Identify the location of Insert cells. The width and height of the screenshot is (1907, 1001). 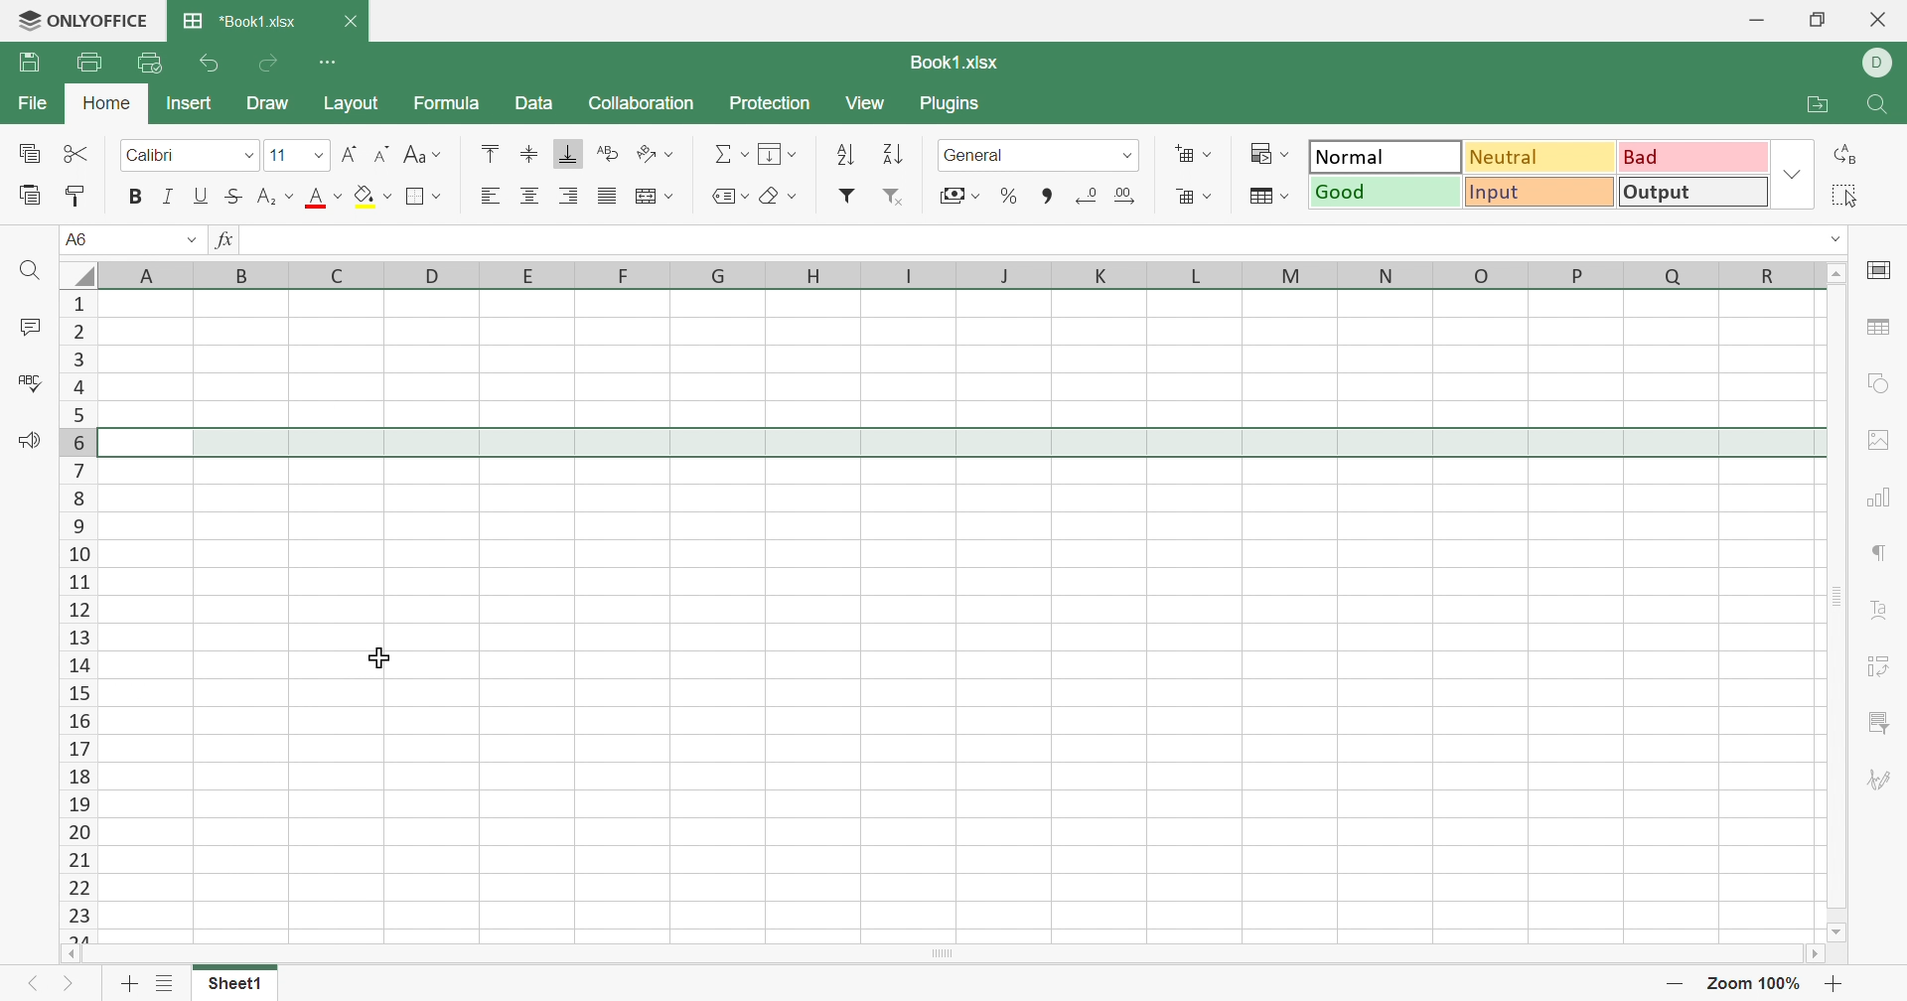
(1196, 152).